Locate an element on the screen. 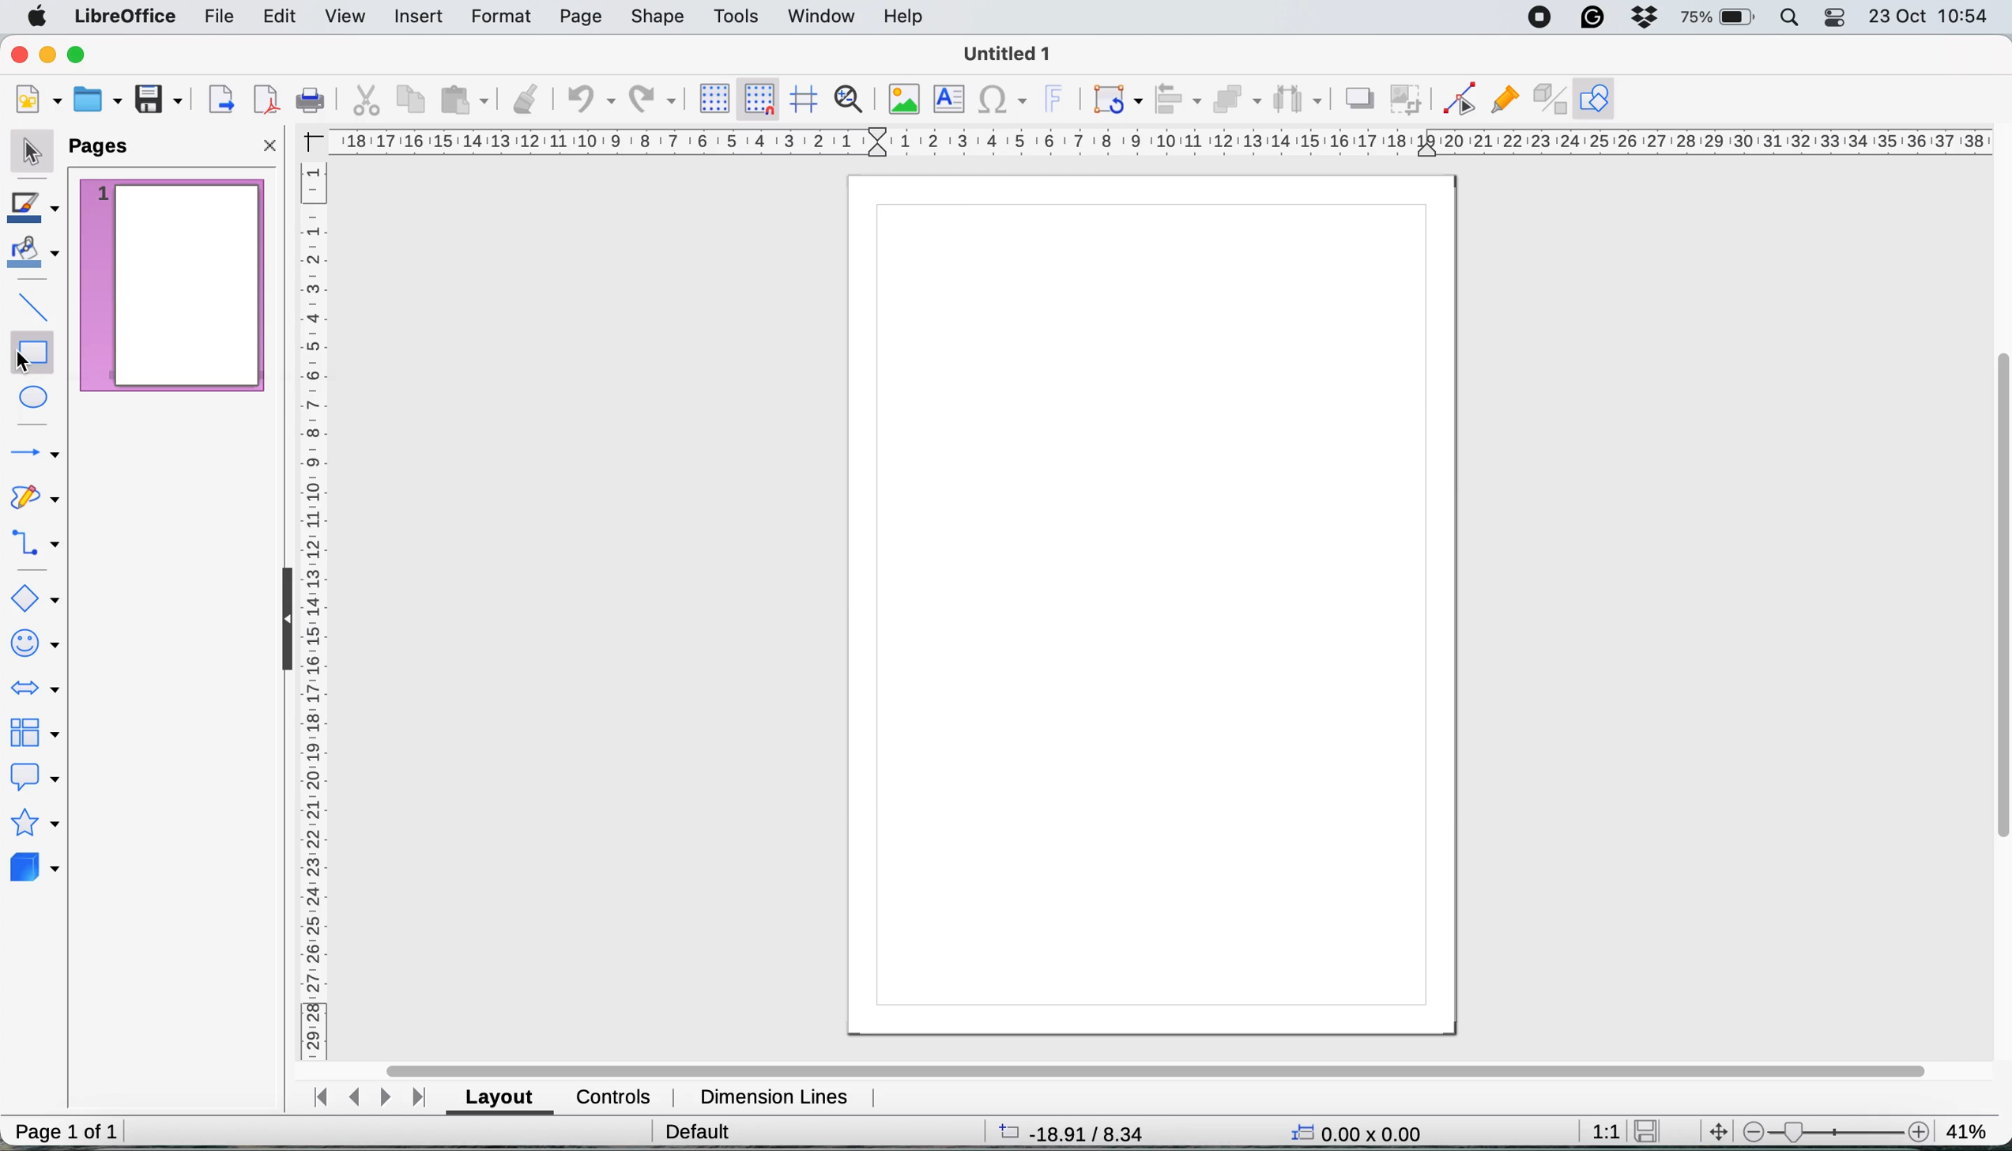 Image resolution: width=2012 pixels, height=1151 pixels. select atleast three objects to distribute is located at coordinates (1303, 99).